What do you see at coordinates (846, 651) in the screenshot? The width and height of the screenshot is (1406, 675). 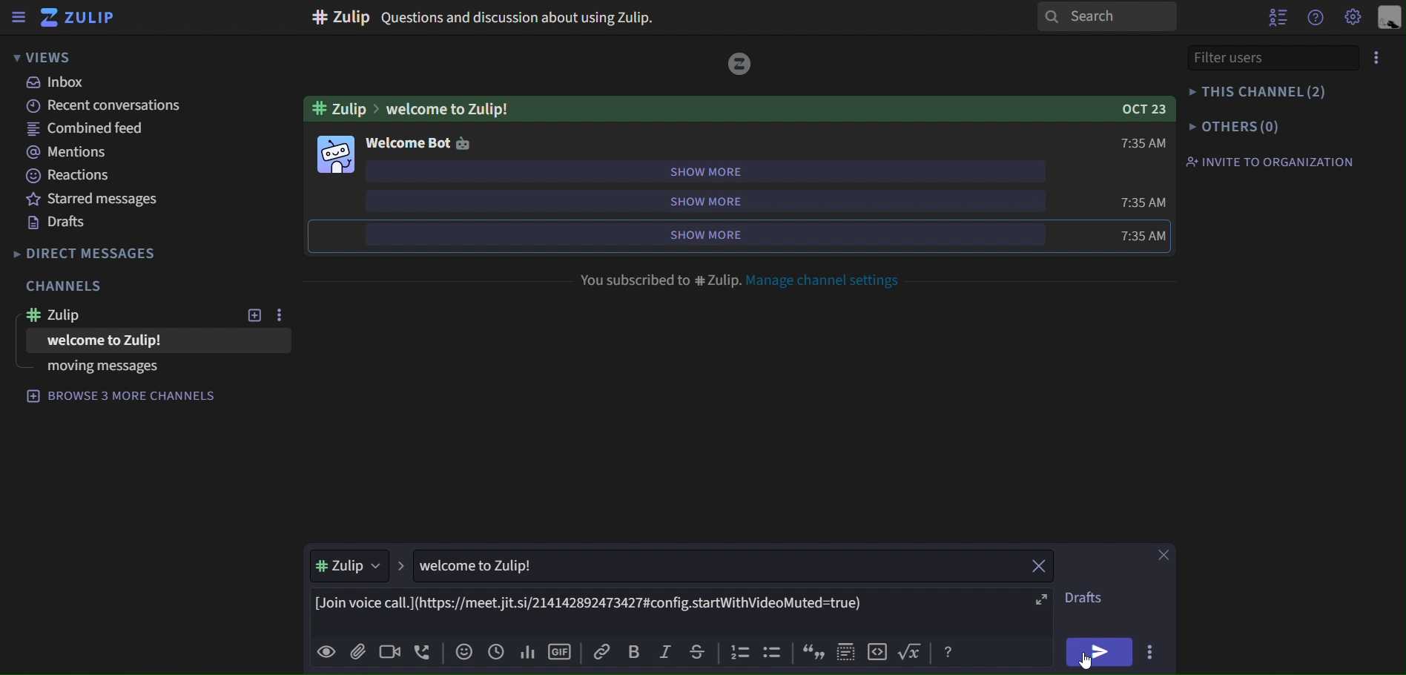 I see `icon` at bounding box center [846, 651].